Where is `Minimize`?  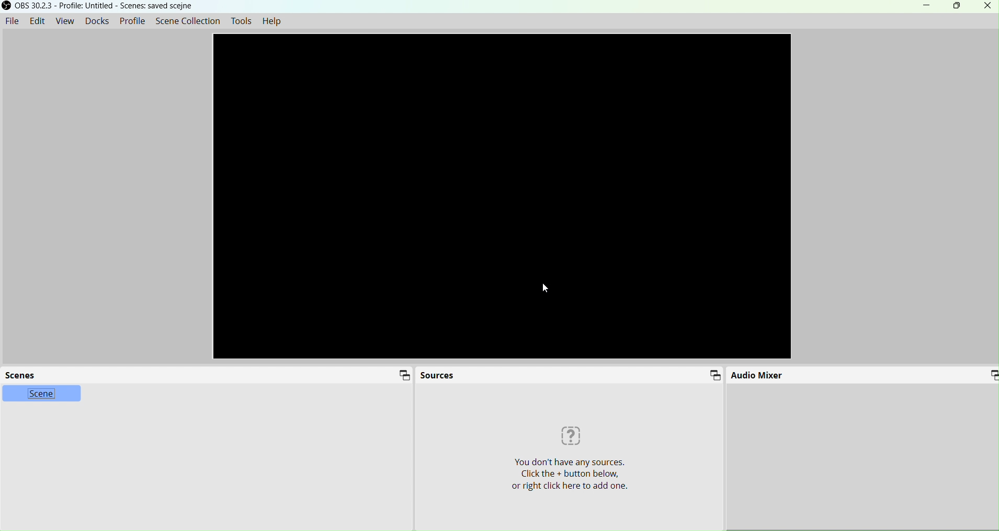
Minimize is located at coordinates (922, 6).